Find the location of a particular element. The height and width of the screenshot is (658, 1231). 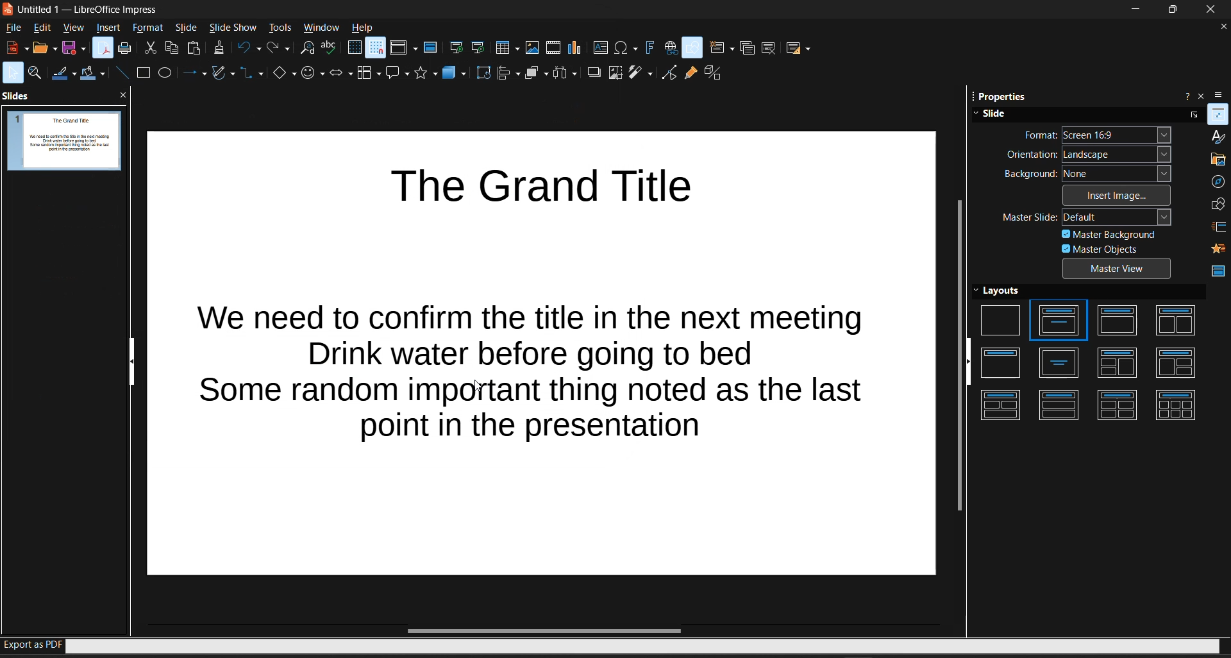

symbol shapes is located at coordinates (312, 73).